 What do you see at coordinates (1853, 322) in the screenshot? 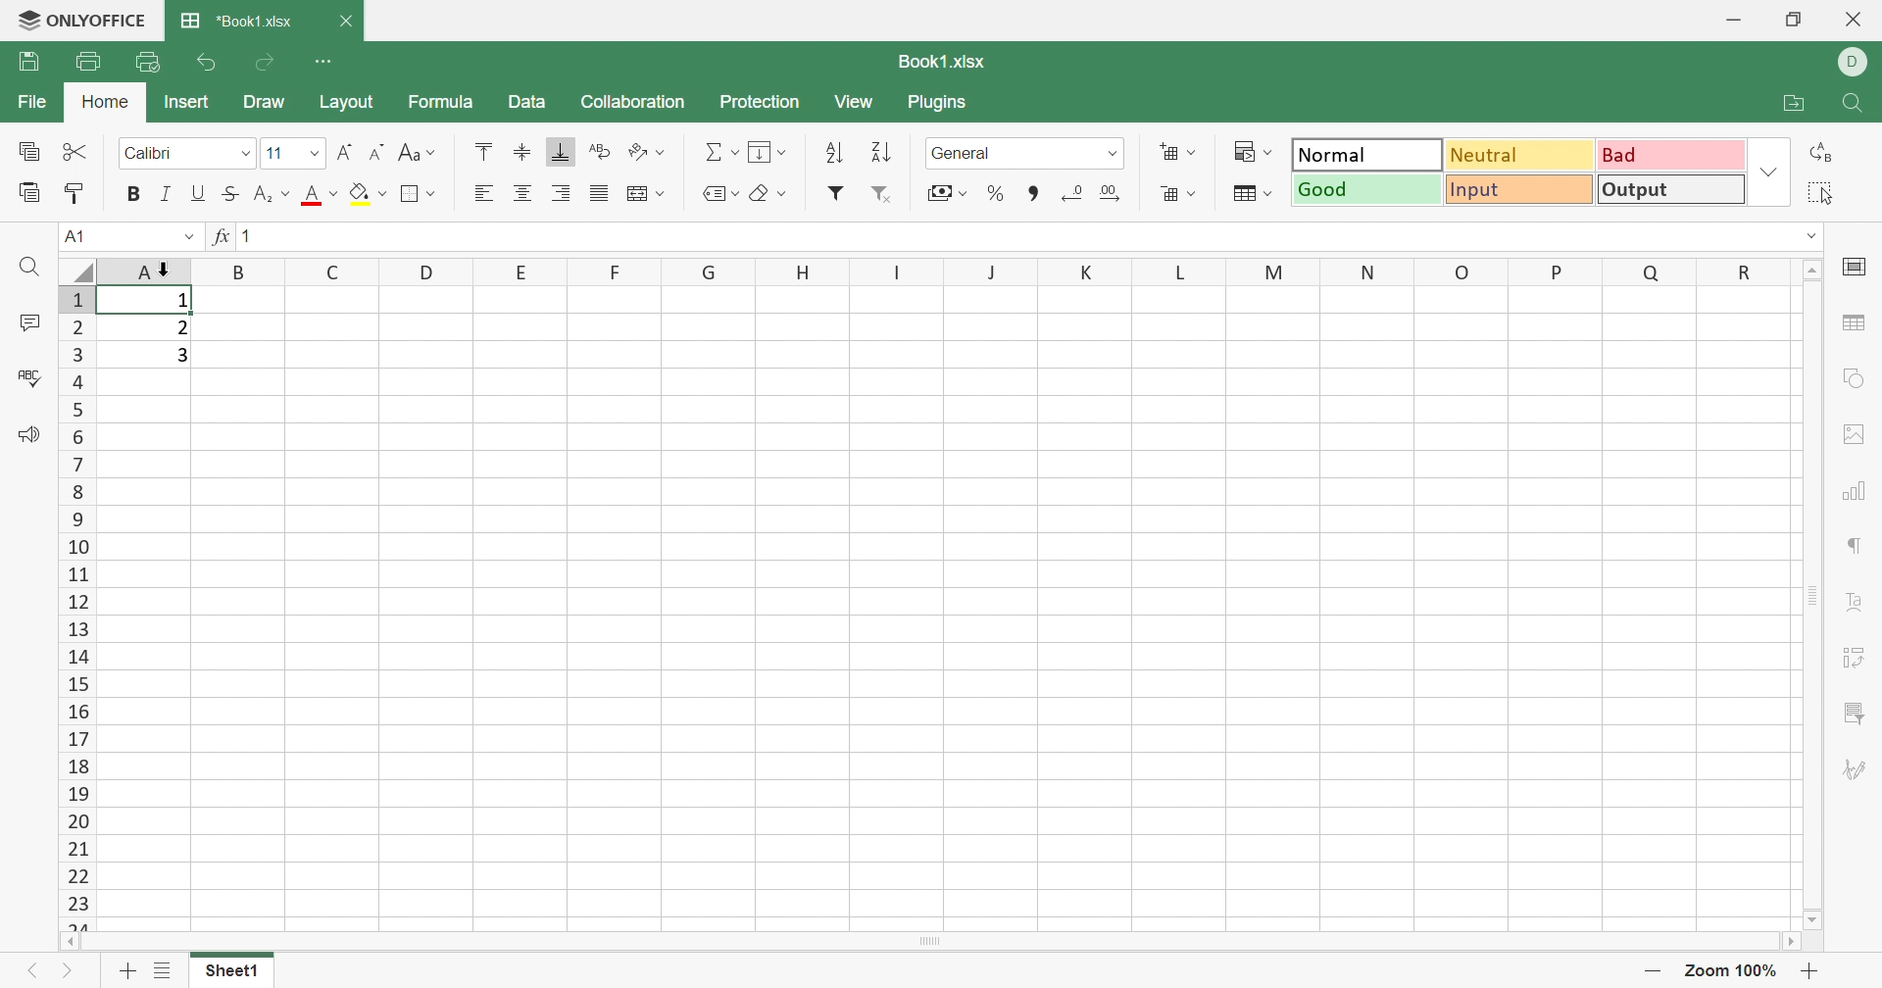
I see `Table settings` at bounding box center [1853, 322].